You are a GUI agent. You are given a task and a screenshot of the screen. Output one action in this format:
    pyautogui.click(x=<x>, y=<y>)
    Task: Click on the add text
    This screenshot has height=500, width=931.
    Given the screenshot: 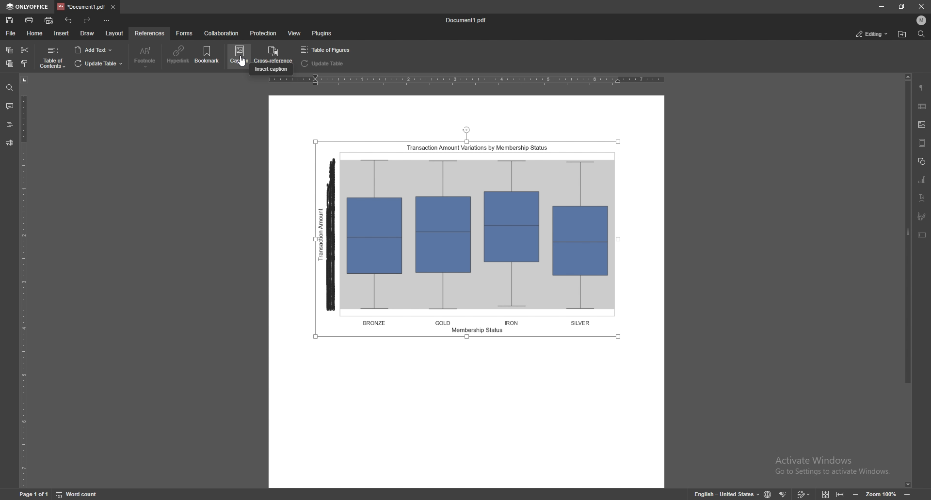 What is the action you would take?
    pyautogui.click(x=93, y=50)
    